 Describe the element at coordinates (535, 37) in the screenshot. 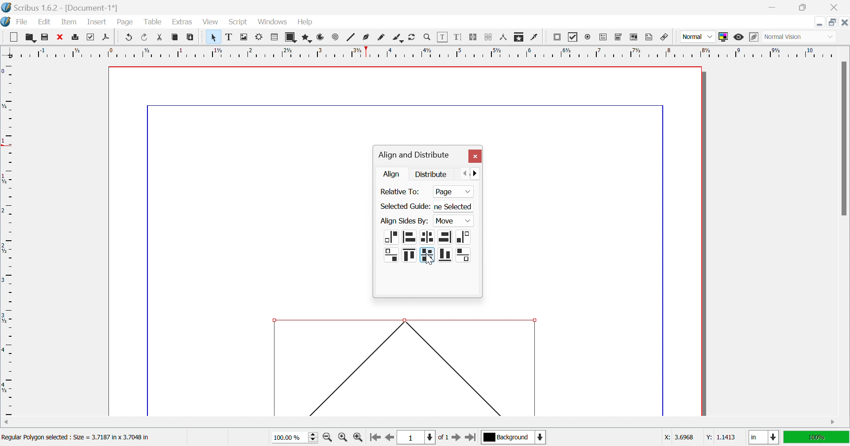

I see `Eye dropper` at that location.